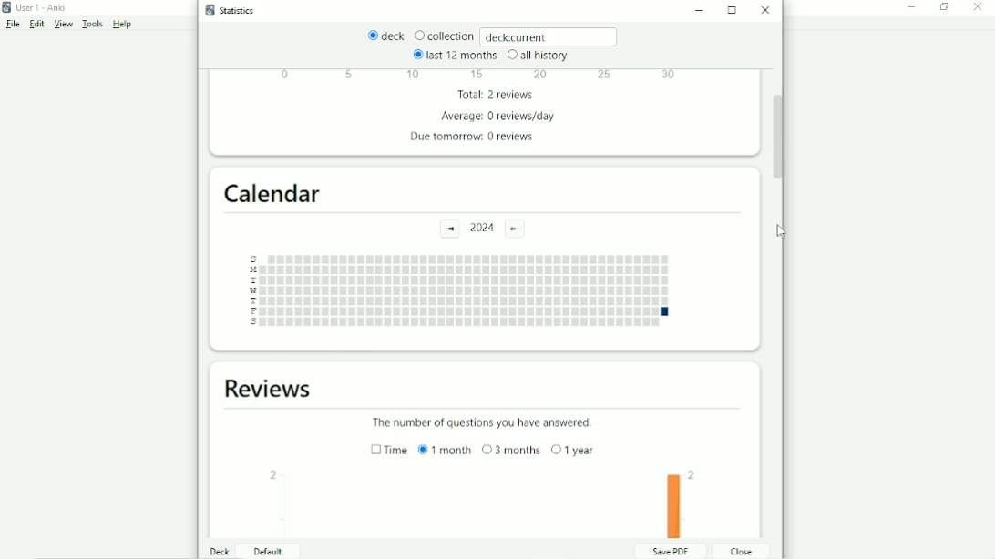  I want to click on Current, so click(524, 228).